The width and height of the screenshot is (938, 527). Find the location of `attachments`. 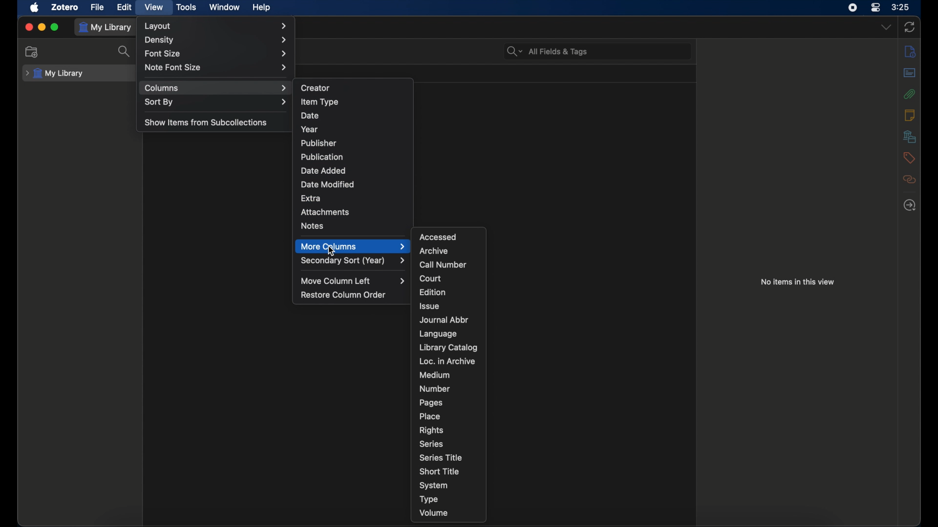

attachments is located at coordinates (325, 212).